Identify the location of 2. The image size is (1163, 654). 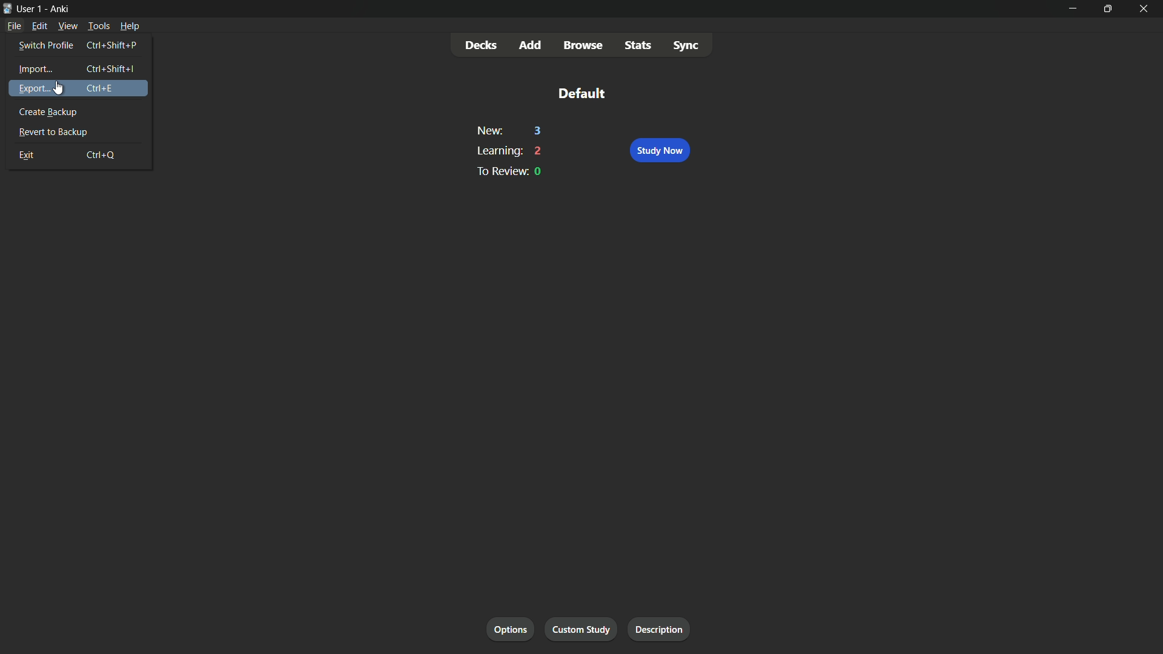
(539, 151).